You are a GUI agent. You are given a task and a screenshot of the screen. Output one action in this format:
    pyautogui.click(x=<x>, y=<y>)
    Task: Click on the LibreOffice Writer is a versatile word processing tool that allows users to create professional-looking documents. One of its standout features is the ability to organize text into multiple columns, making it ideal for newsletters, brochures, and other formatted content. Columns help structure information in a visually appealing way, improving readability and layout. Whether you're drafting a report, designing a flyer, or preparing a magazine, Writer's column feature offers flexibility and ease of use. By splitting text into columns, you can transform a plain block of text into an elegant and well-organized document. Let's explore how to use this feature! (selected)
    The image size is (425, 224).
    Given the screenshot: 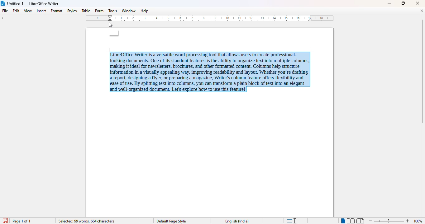 What is the action you would take?
    pyautogui.click(x=203, y=71)
    